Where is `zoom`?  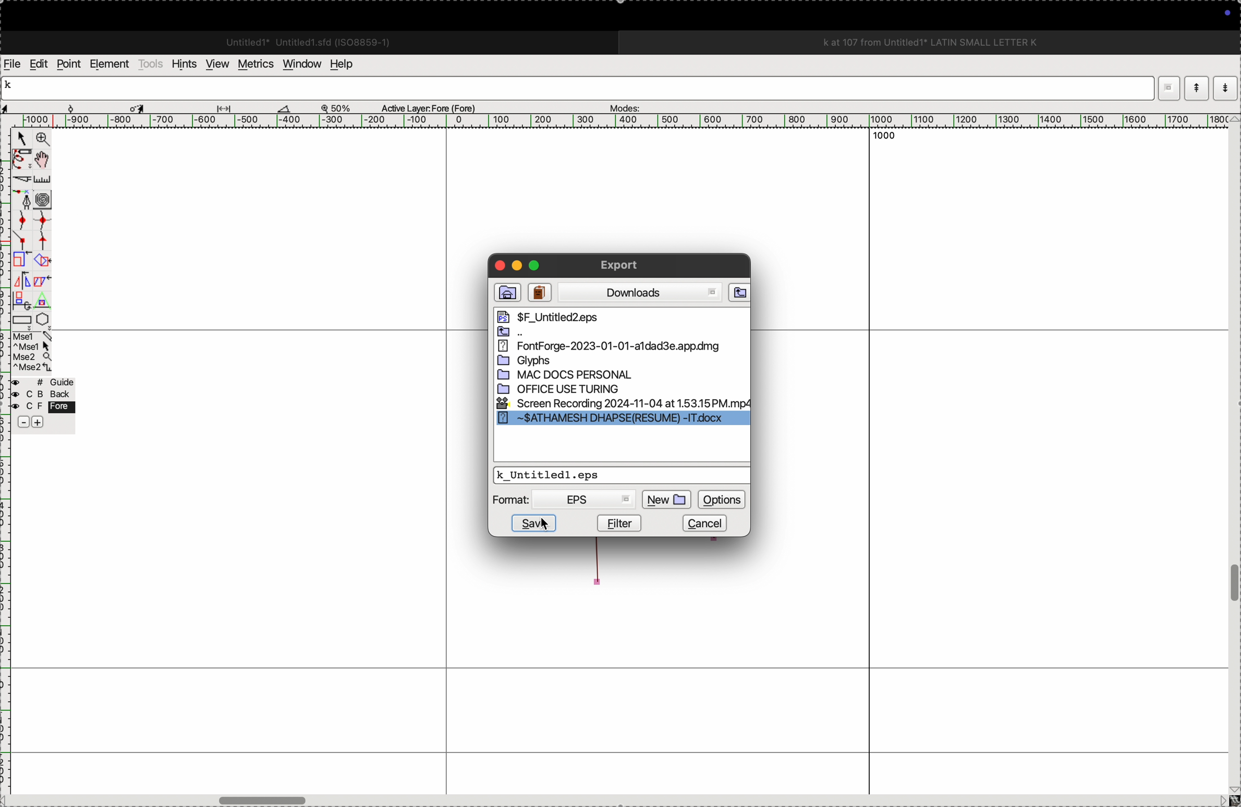
zoom is located at coordinates (41, 140).